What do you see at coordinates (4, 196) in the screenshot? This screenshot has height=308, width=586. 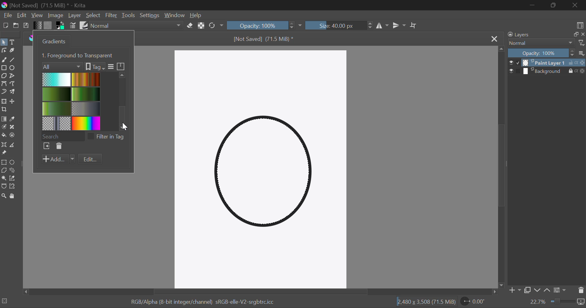 I see `Zoom` at bounding box center [4, 196].